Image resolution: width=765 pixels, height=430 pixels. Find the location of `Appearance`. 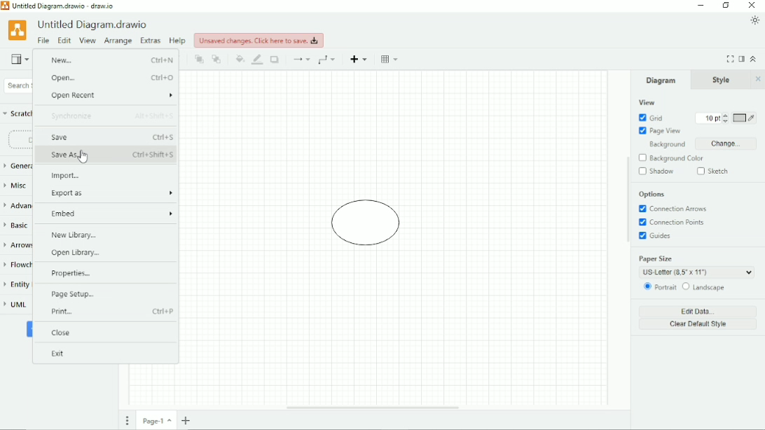

Appearance is located at coordinates (755, 20).